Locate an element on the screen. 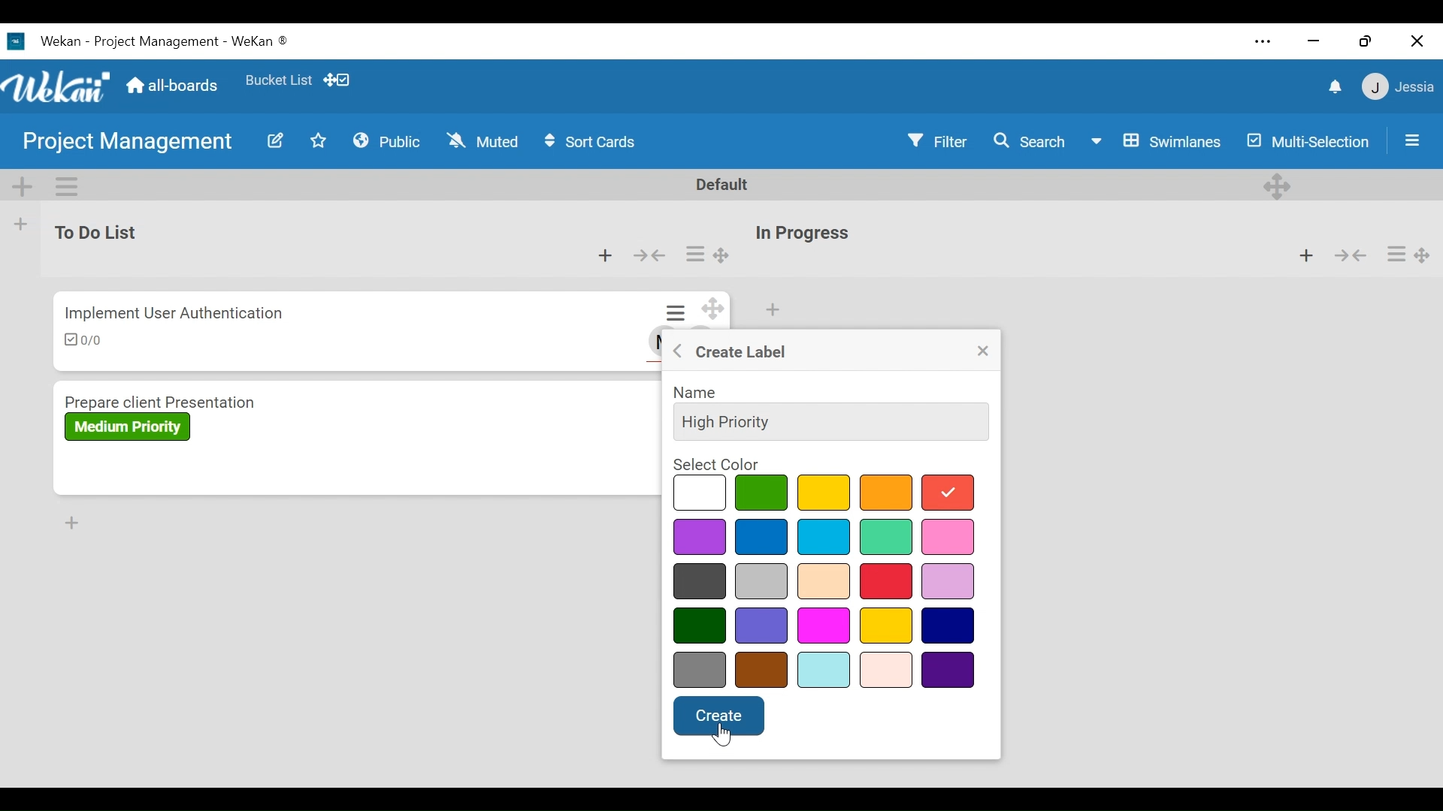  Desktop drag handles is located at coordinates (715, 309).